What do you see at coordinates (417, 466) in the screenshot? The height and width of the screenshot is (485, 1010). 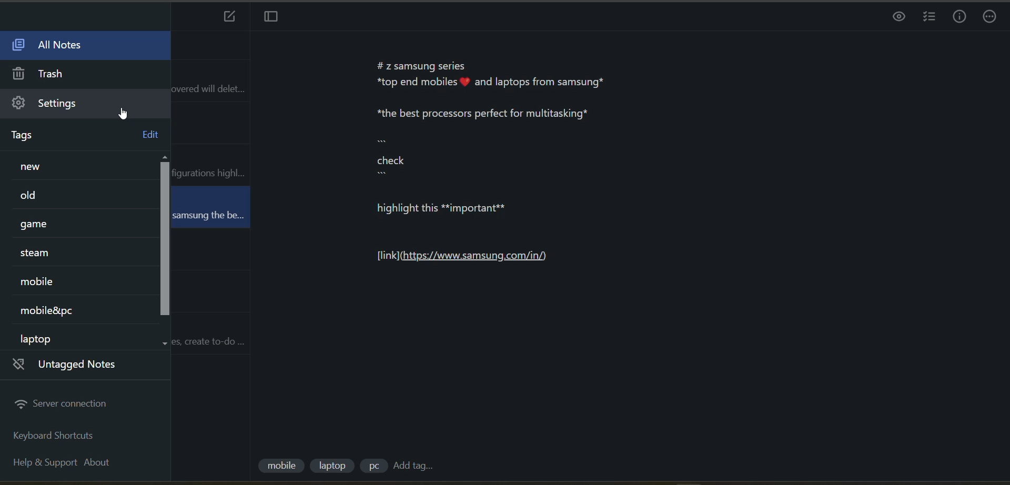 I see `add tag` at bounding box center [417, 466].